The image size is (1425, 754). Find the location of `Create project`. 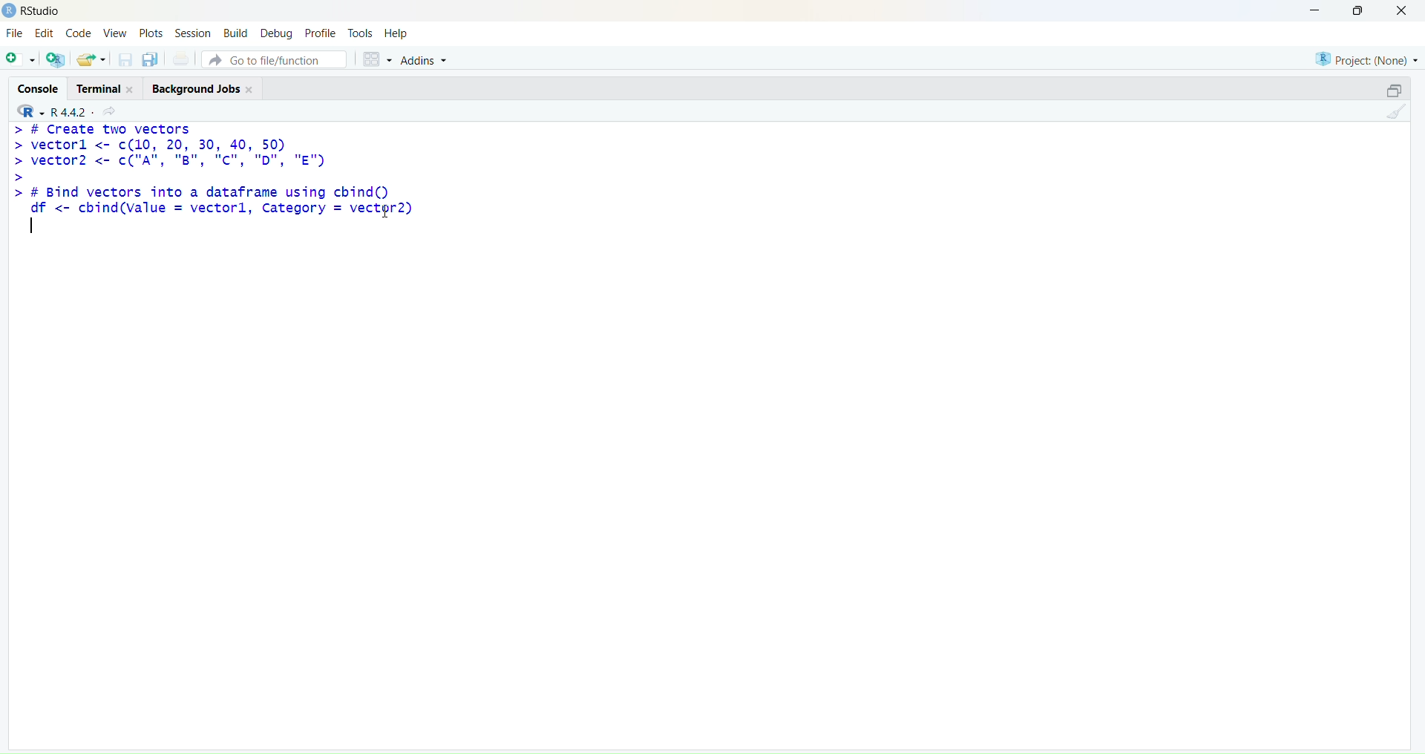

Create project is located at coordinates (56, 59).